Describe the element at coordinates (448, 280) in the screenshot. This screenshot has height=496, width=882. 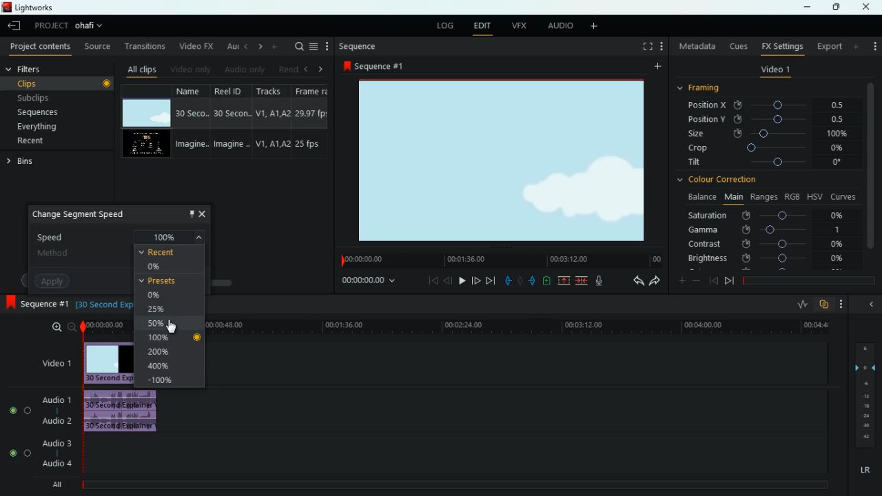
I see `back` at that location.